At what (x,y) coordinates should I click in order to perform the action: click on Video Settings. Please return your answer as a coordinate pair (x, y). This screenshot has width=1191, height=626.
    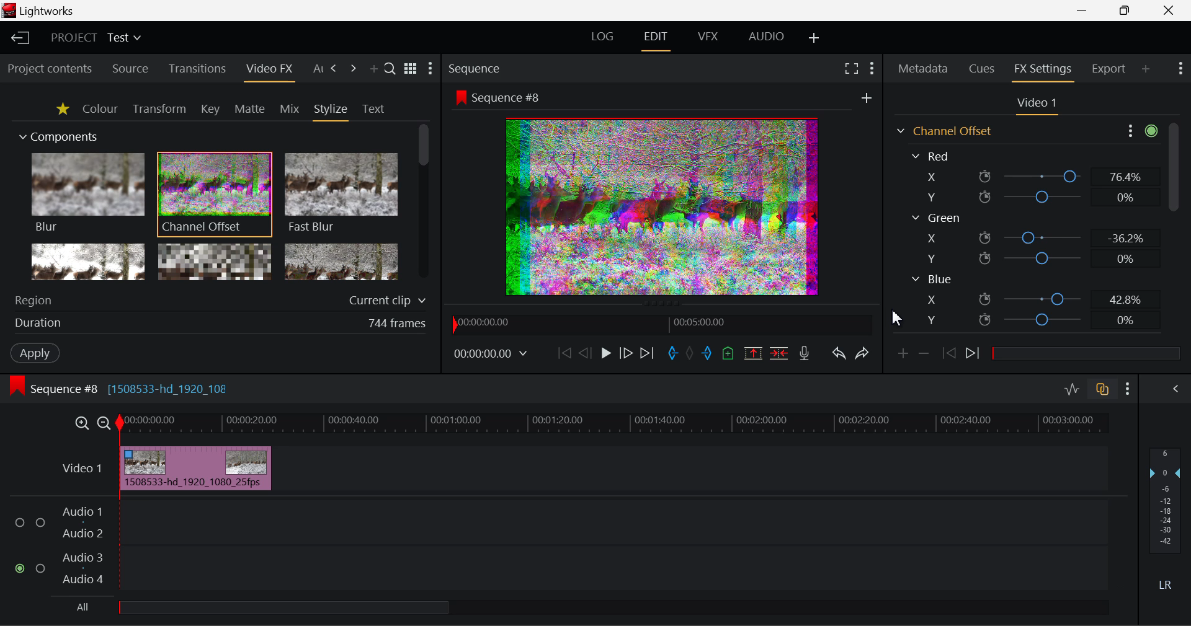
    Looking at the image, I should click on (1035, 105).